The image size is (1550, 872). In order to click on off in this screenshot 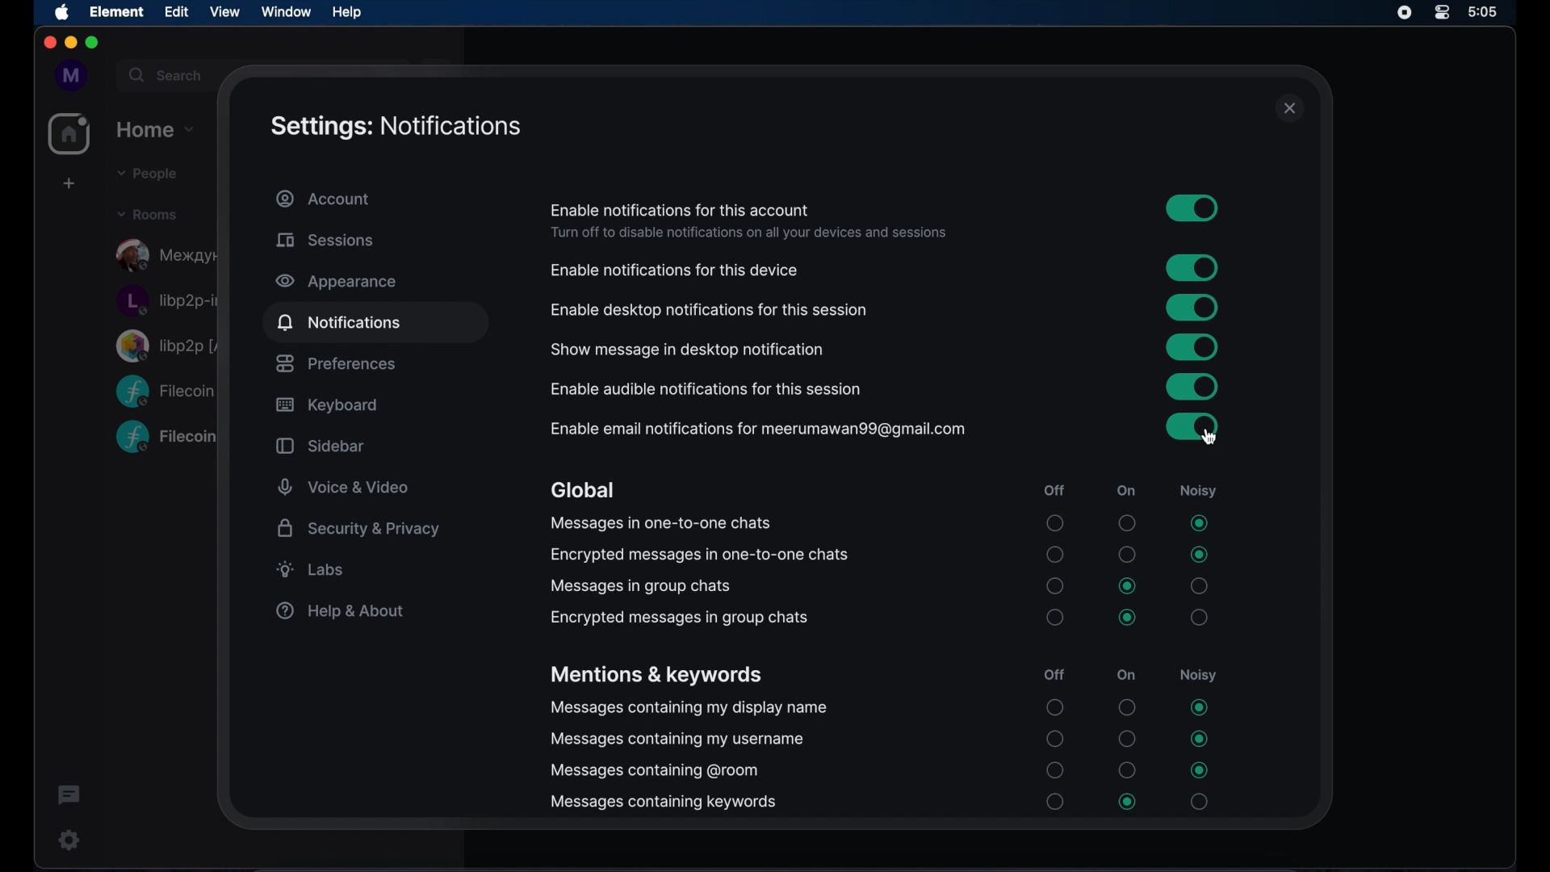, I will do `click(1055, 674)`.